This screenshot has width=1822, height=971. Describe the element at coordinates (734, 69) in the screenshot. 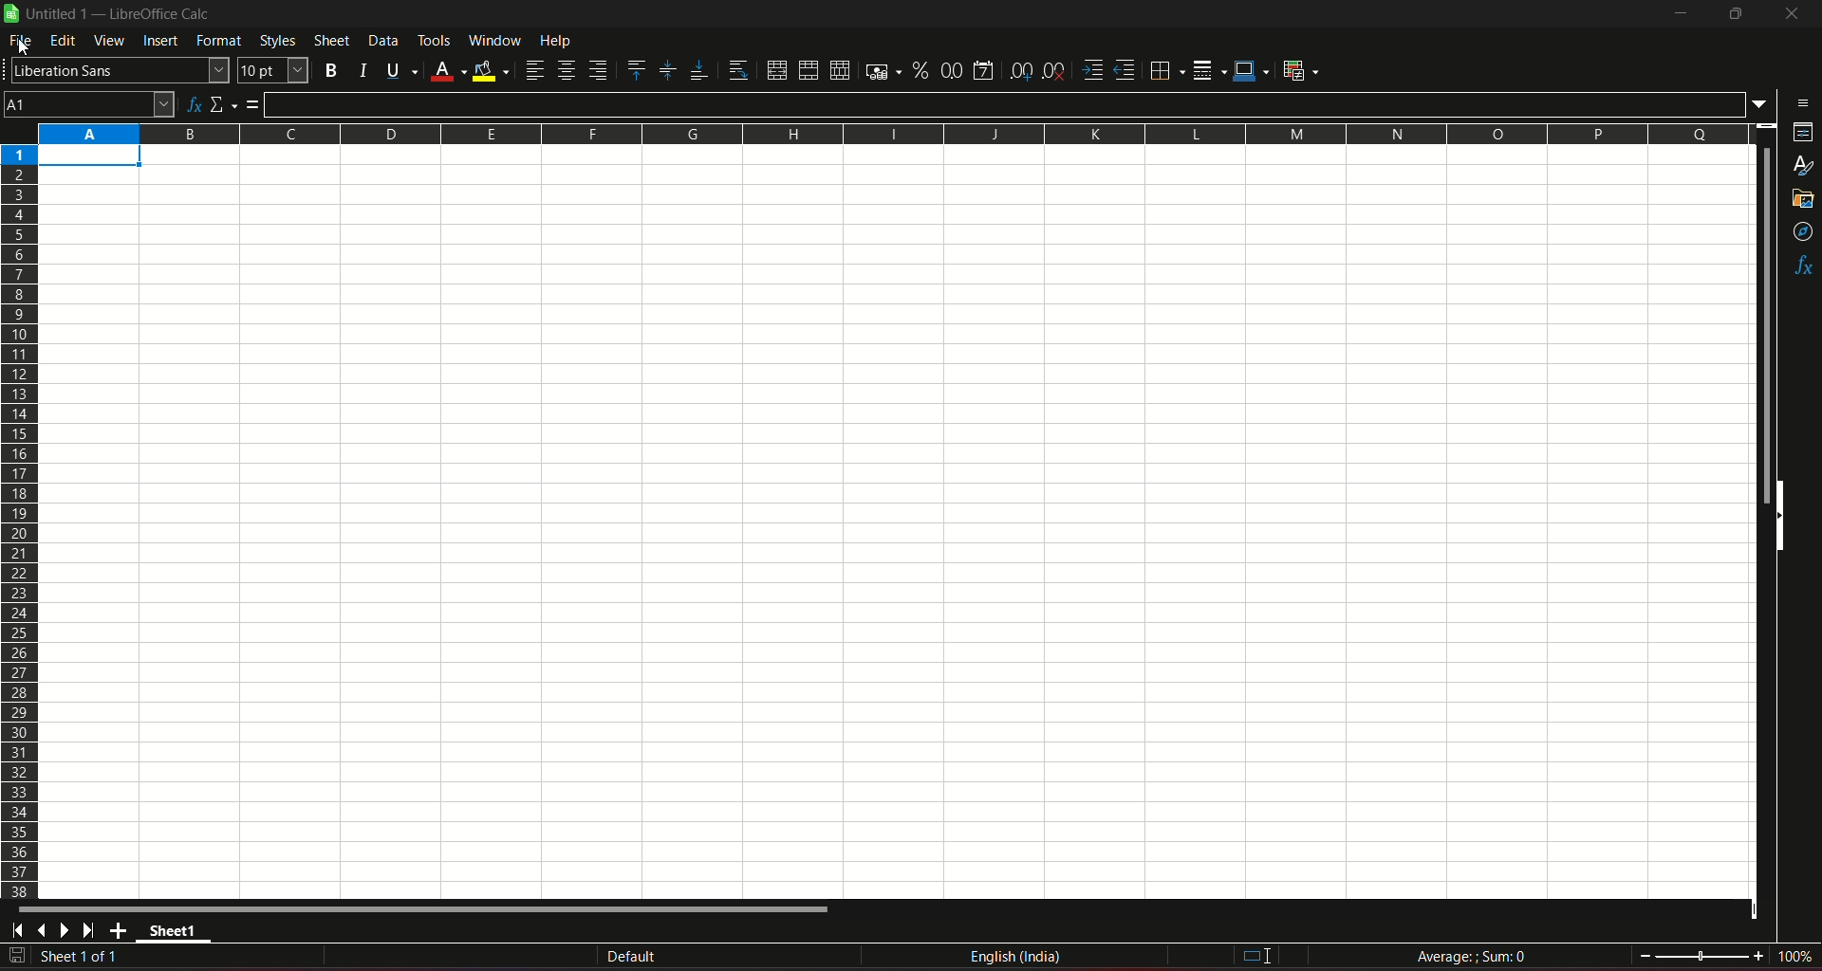

I see `wrap text` at that location.